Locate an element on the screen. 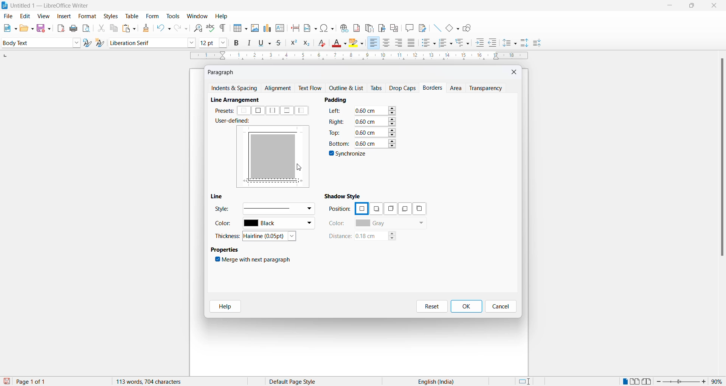 The width and height of the screenshot is (726, 386). view is located at coordinates (45, 16).